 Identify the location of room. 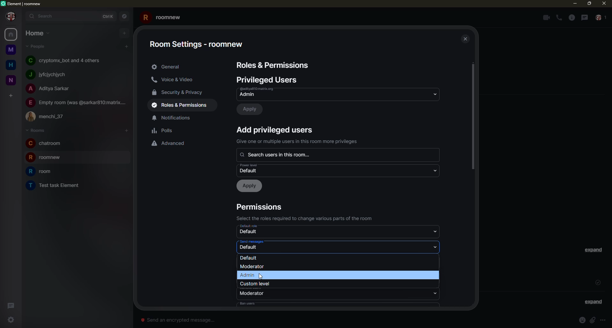
(49, 158).